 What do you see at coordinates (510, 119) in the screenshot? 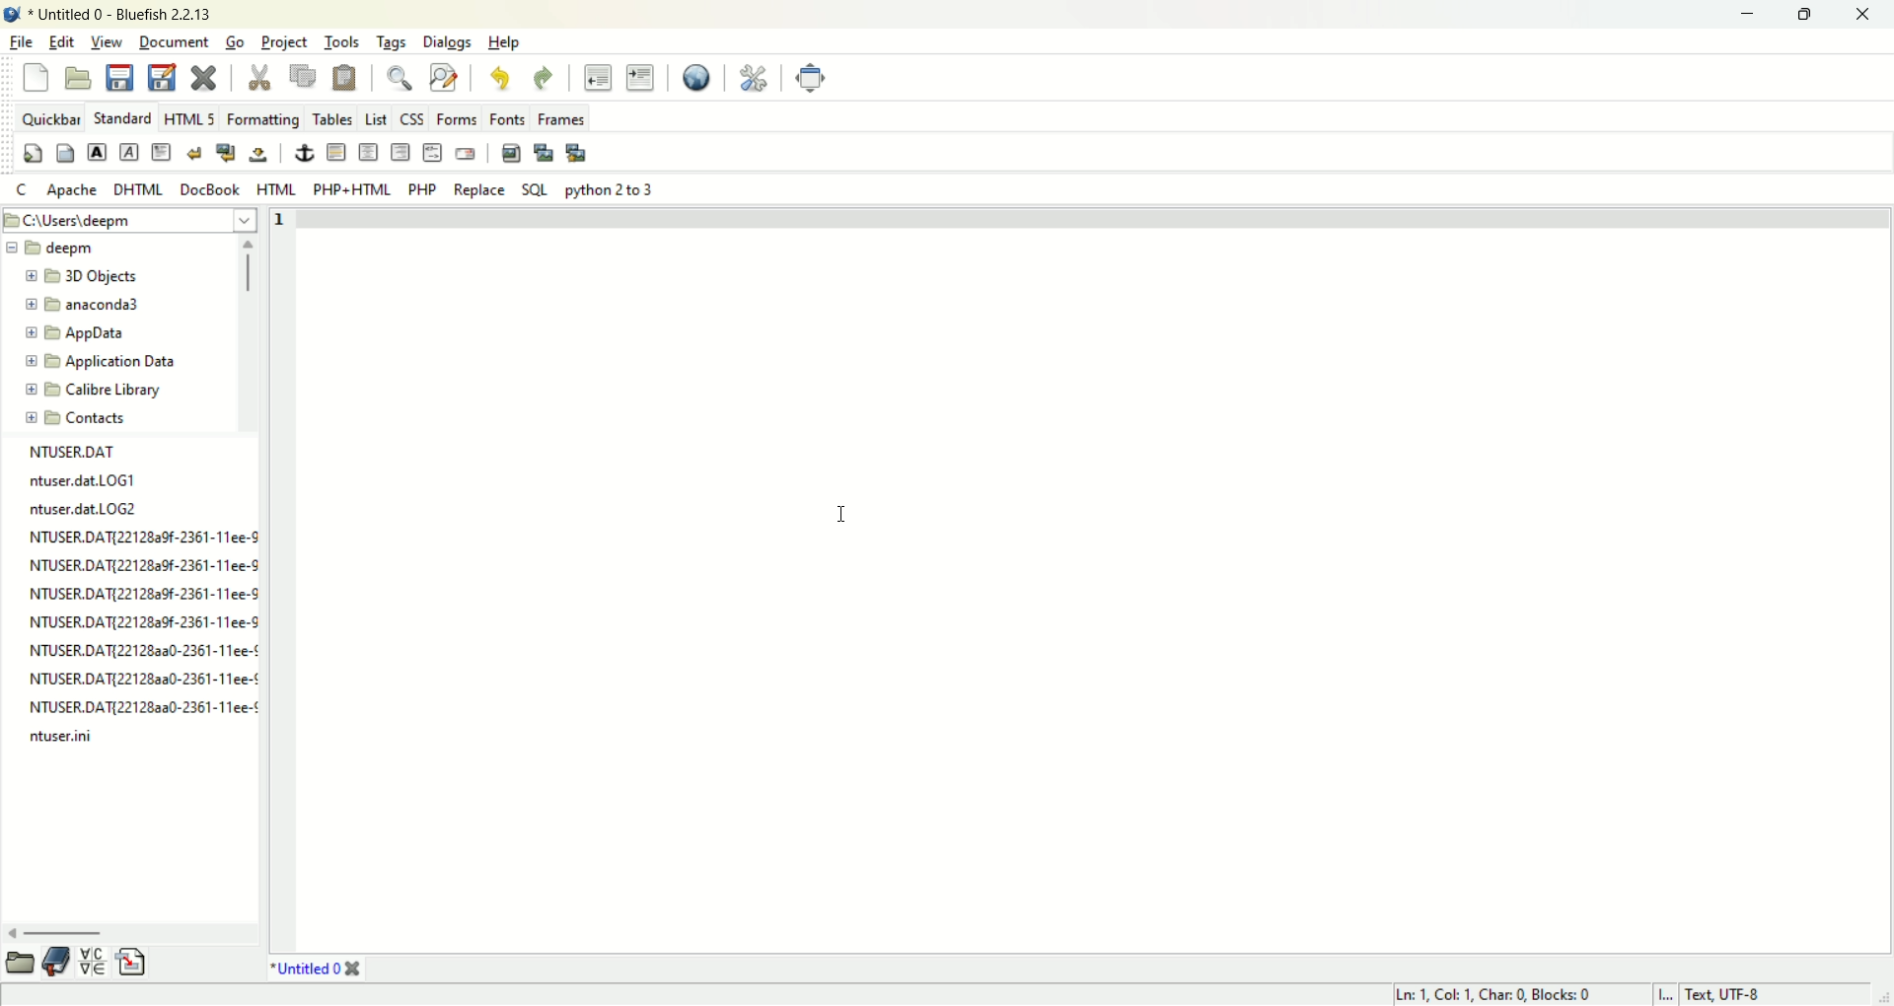
I see `fonts` at bounding box center [510, 119].